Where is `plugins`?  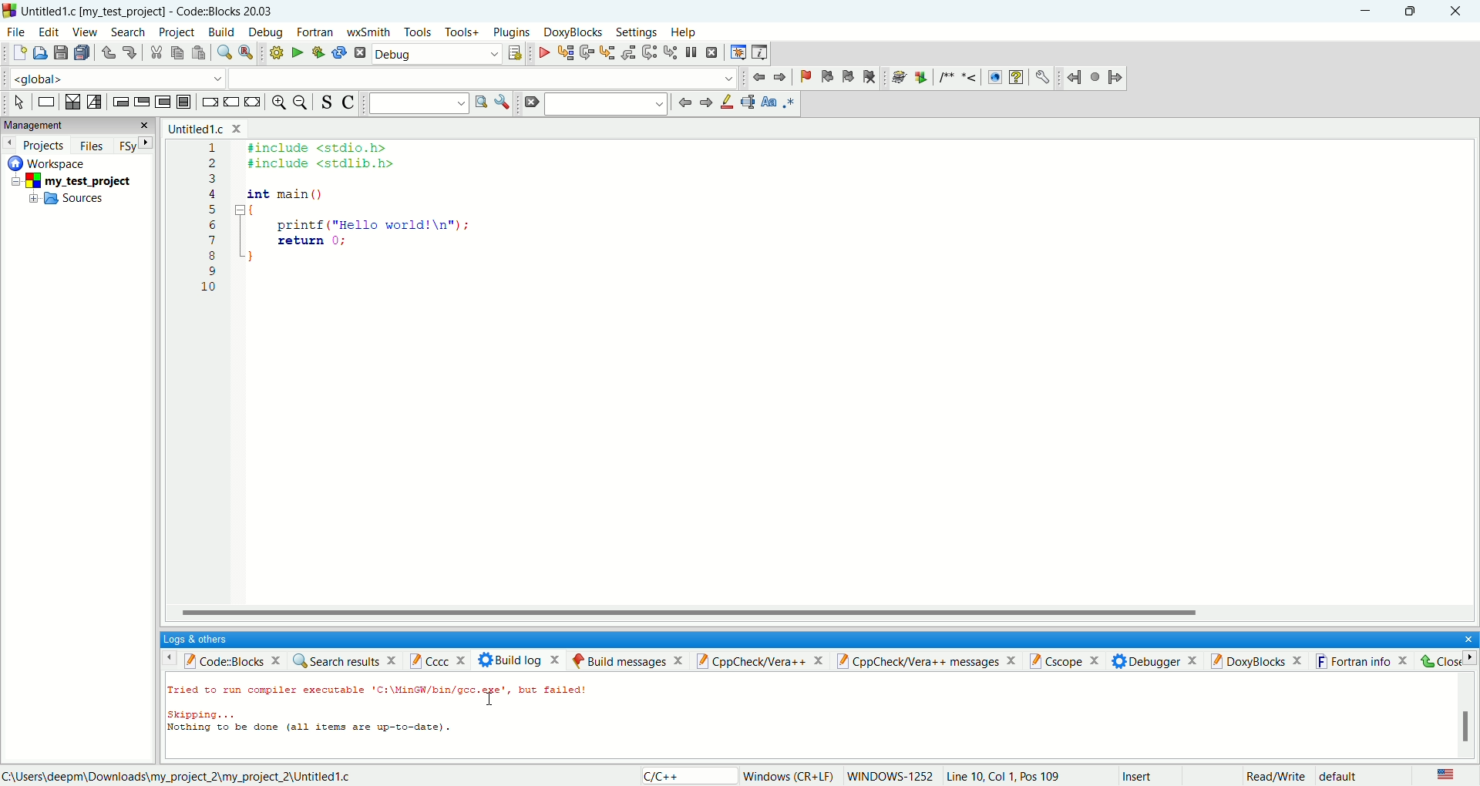 plugins is located at coordinates (513, 33).